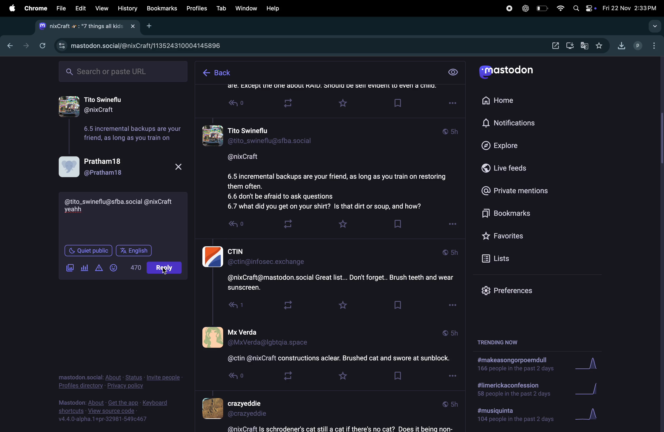 The width and height of the screenshot is (664, 432). What do you see at coordinates (119, 105) in the screenshot?
I see `Tito Swineflu` at bounding box center [119, 105].